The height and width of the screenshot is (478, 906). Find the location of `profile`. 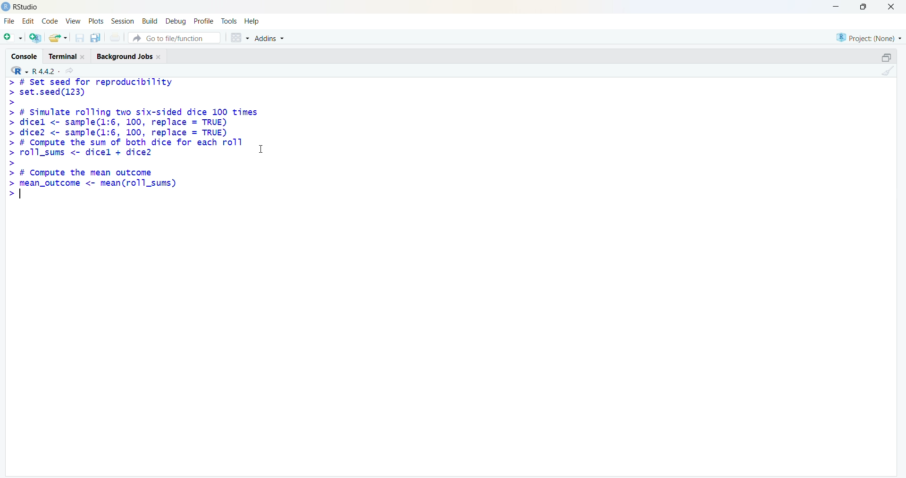

profile is located at coordinates (205, 22).